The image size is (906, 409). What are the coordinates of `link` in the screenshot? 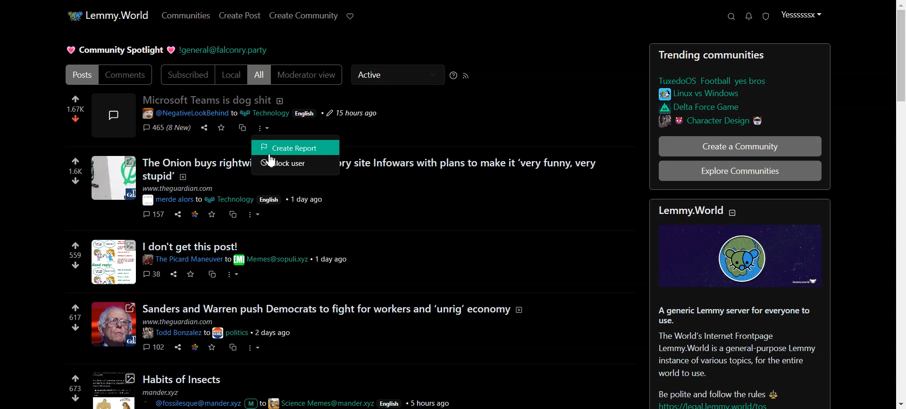 It's located at (76, 308).